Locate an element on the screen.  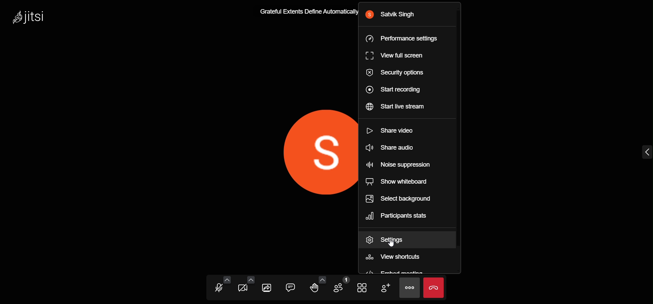
settings is located at coordinates (393, 239).